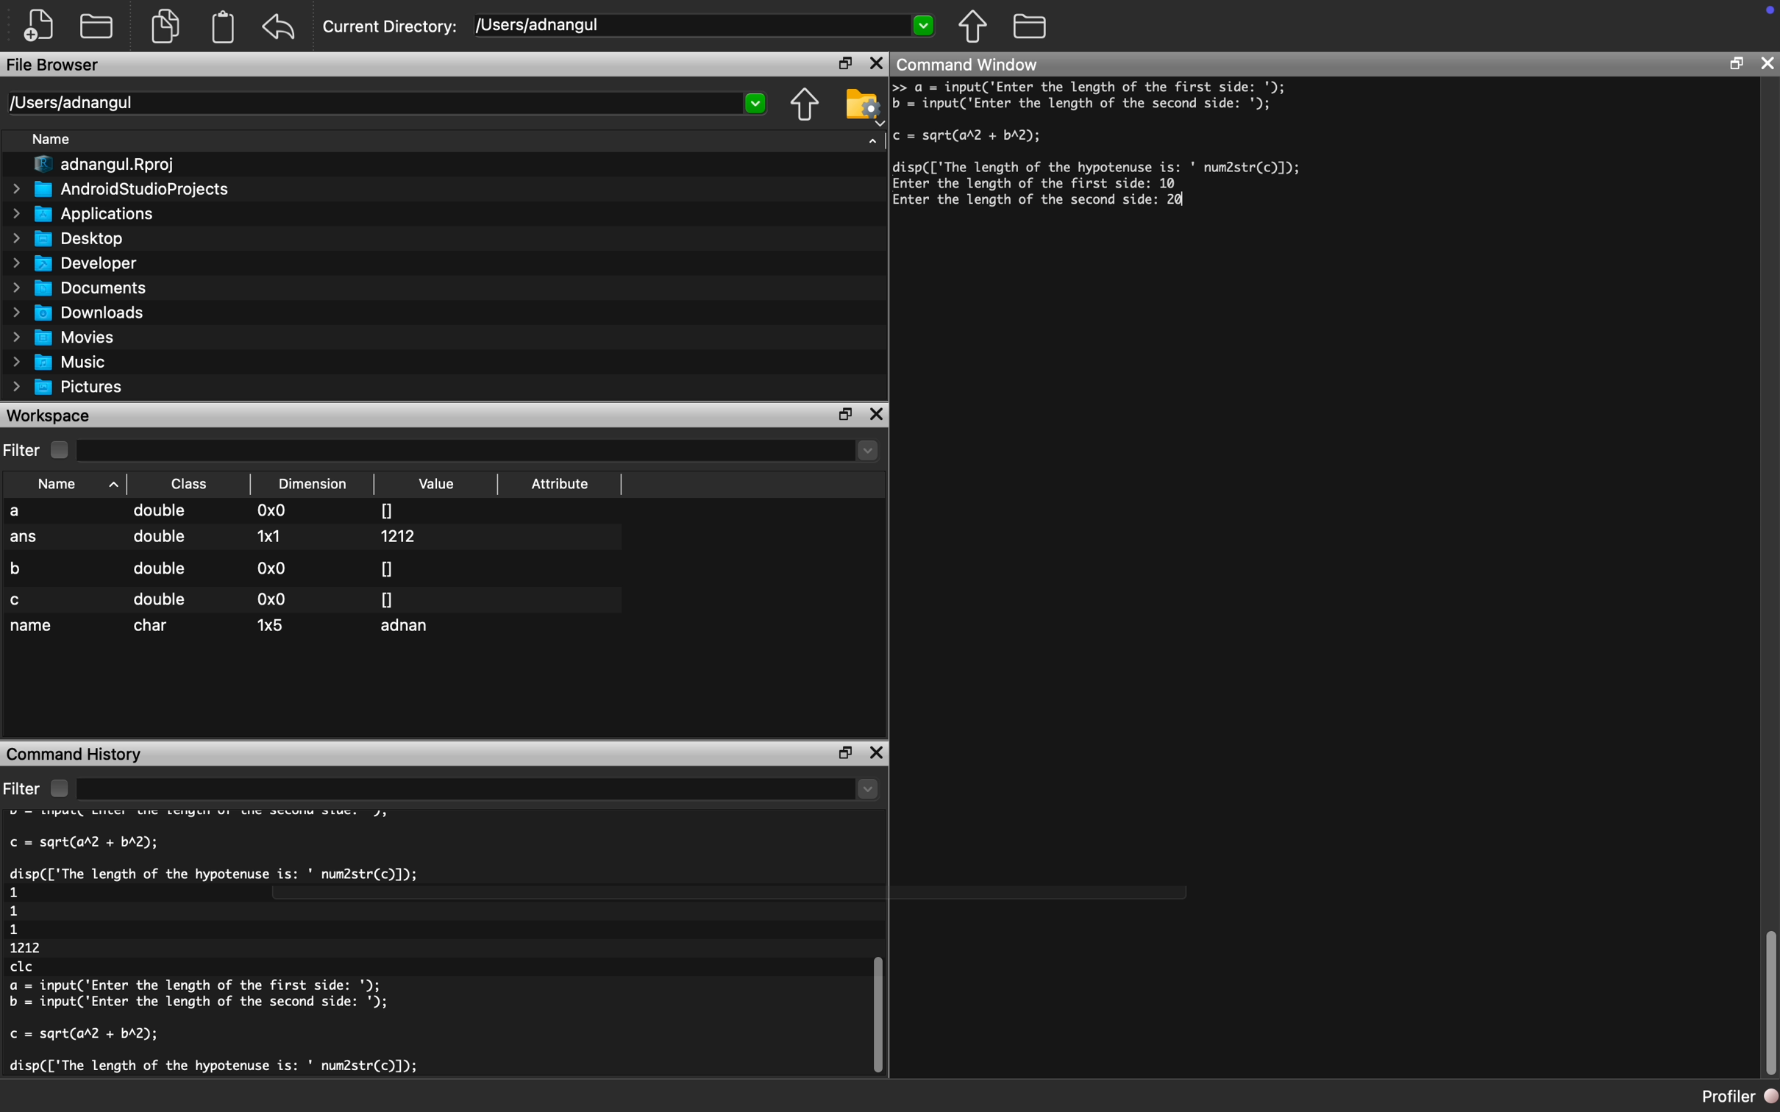 The image size is (1780, 1112). Describe the element at coordinates (841, 752) in the screenshot. I see `restore down` at that location.